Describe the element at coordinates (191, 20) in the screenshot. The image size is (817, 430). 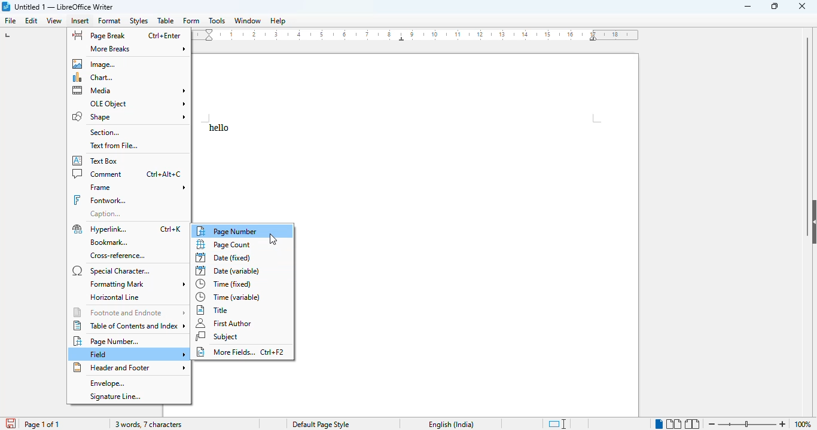
I see `form` at that location.